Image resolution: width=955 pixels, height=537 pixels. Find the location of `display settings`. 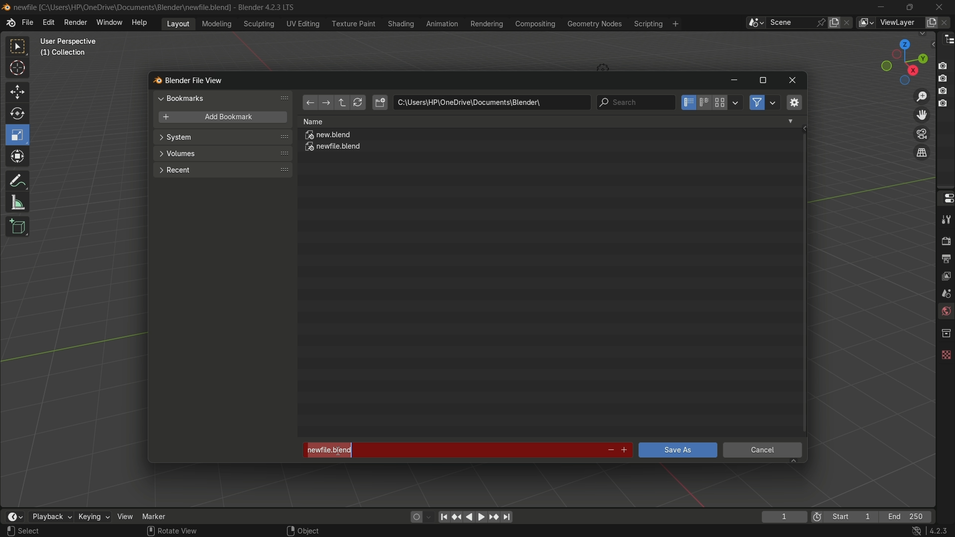

display settings is located at coordinates (736, 101).